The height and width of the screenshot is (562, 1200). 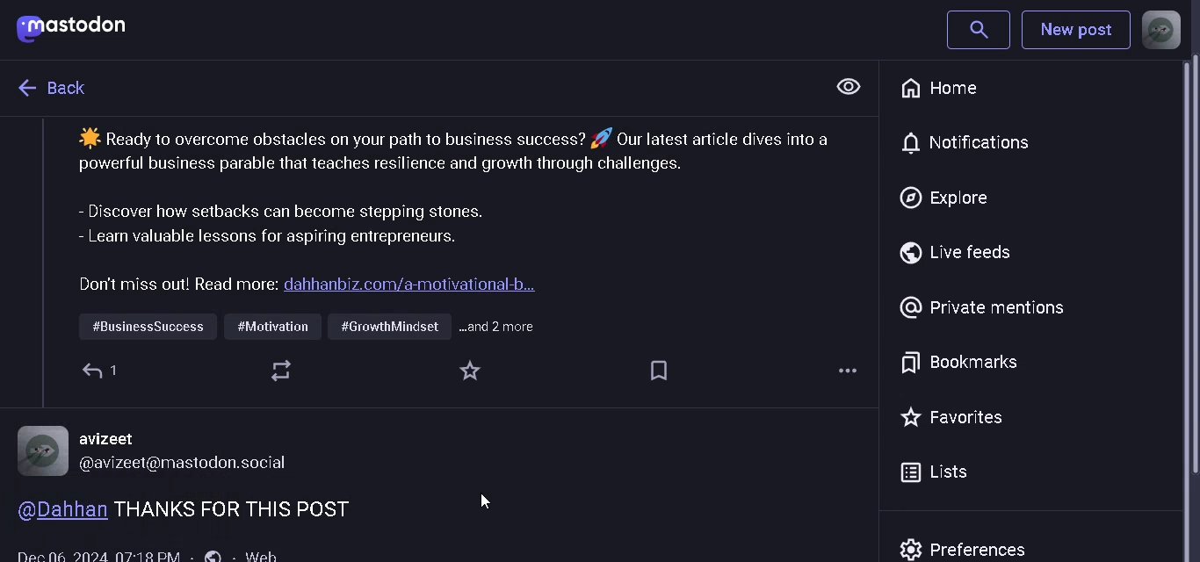 What do you see at coordinates (507, 328) in the screenshot?
I see `.. and 2 more` at bounding box center [507, 328].